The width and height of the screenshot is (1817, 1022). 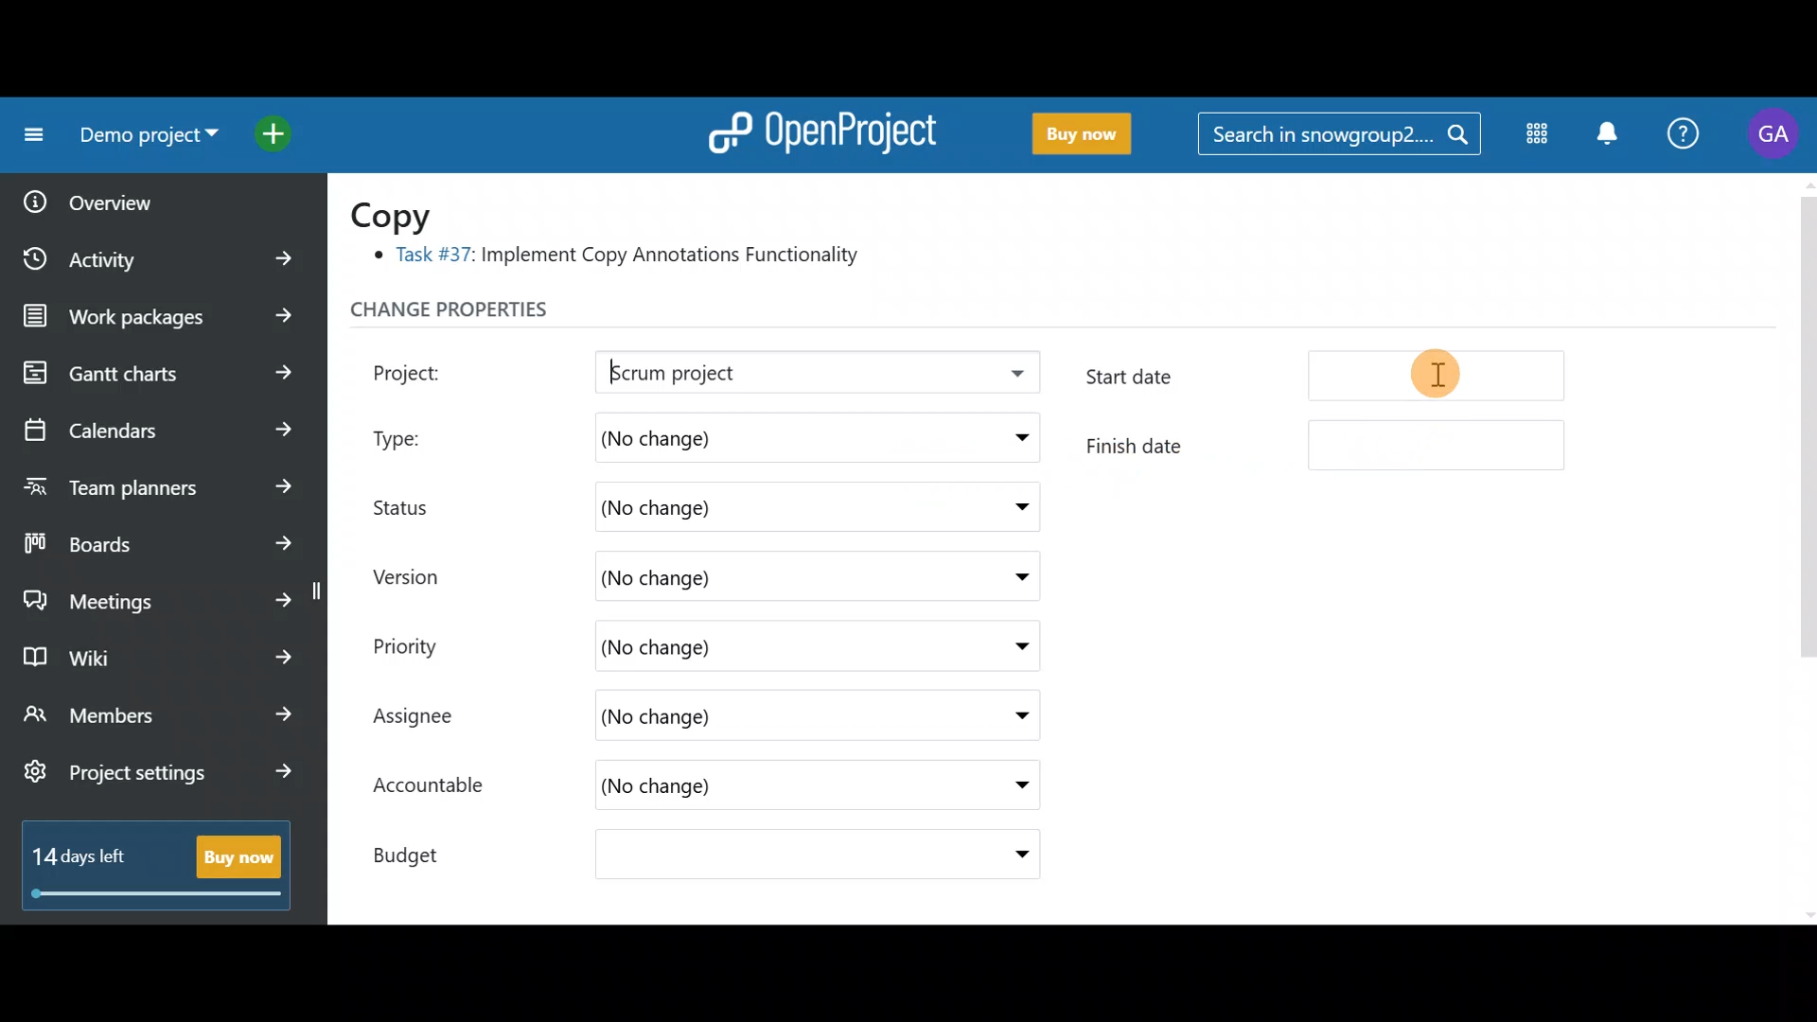 I want to click on Budget drop down, so click(x=1010, y=855).